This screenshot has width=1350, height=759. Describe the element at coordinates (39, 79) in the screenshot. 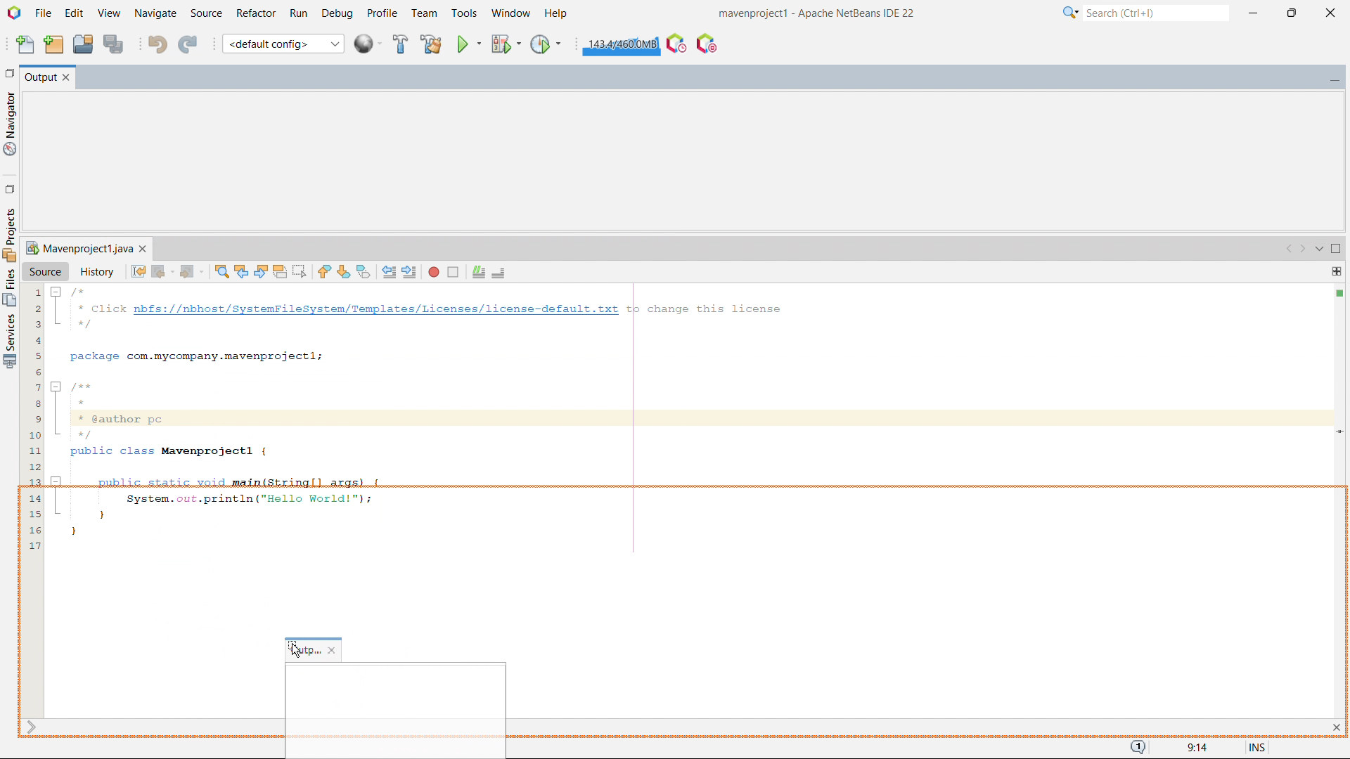

I see `output window` at that location.